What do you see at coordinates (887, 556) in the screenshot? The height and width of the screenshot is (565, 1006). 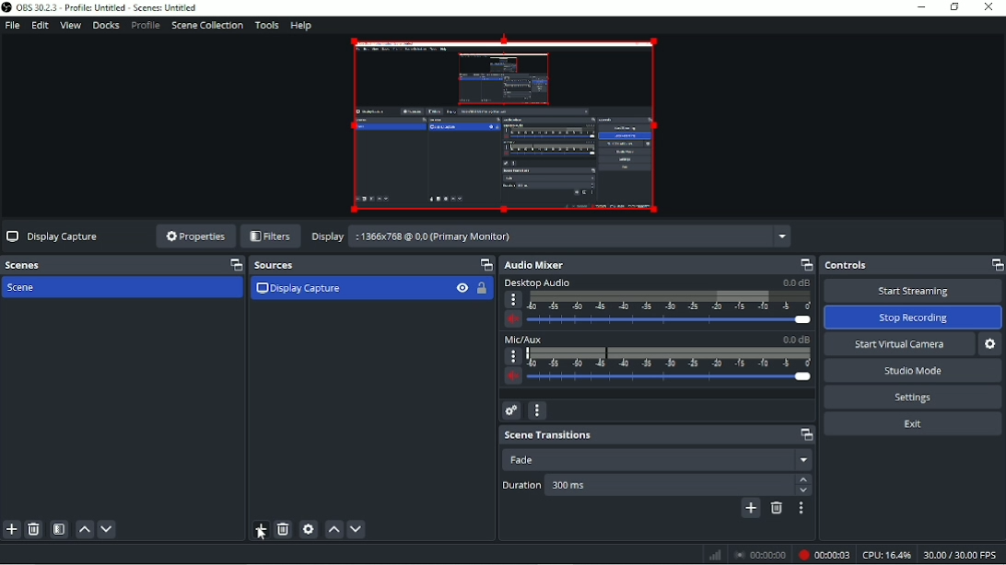 I see `CPU:16.4%` at bounding box center [887, 556].